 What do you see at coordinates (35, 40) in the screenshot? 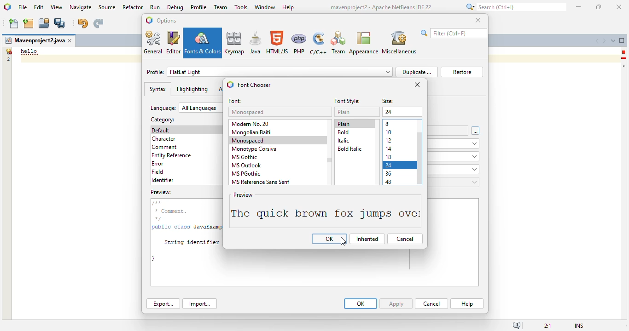
I see `project name` at bounding box center [35, 40].